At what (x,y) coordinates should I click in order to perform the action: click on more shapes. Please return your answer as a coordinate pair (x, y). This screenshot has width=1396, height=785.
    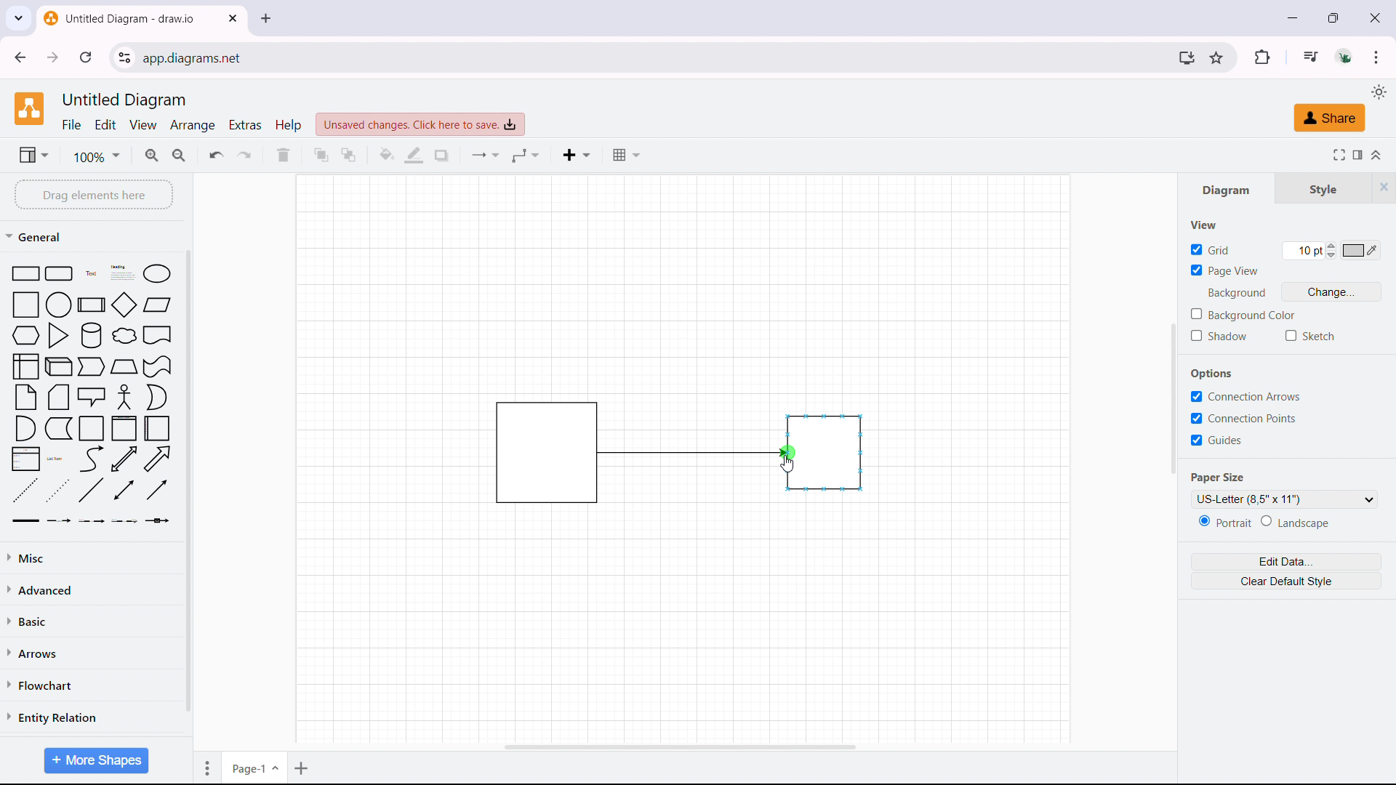
    Looking at the image, I should click on (95, 760).